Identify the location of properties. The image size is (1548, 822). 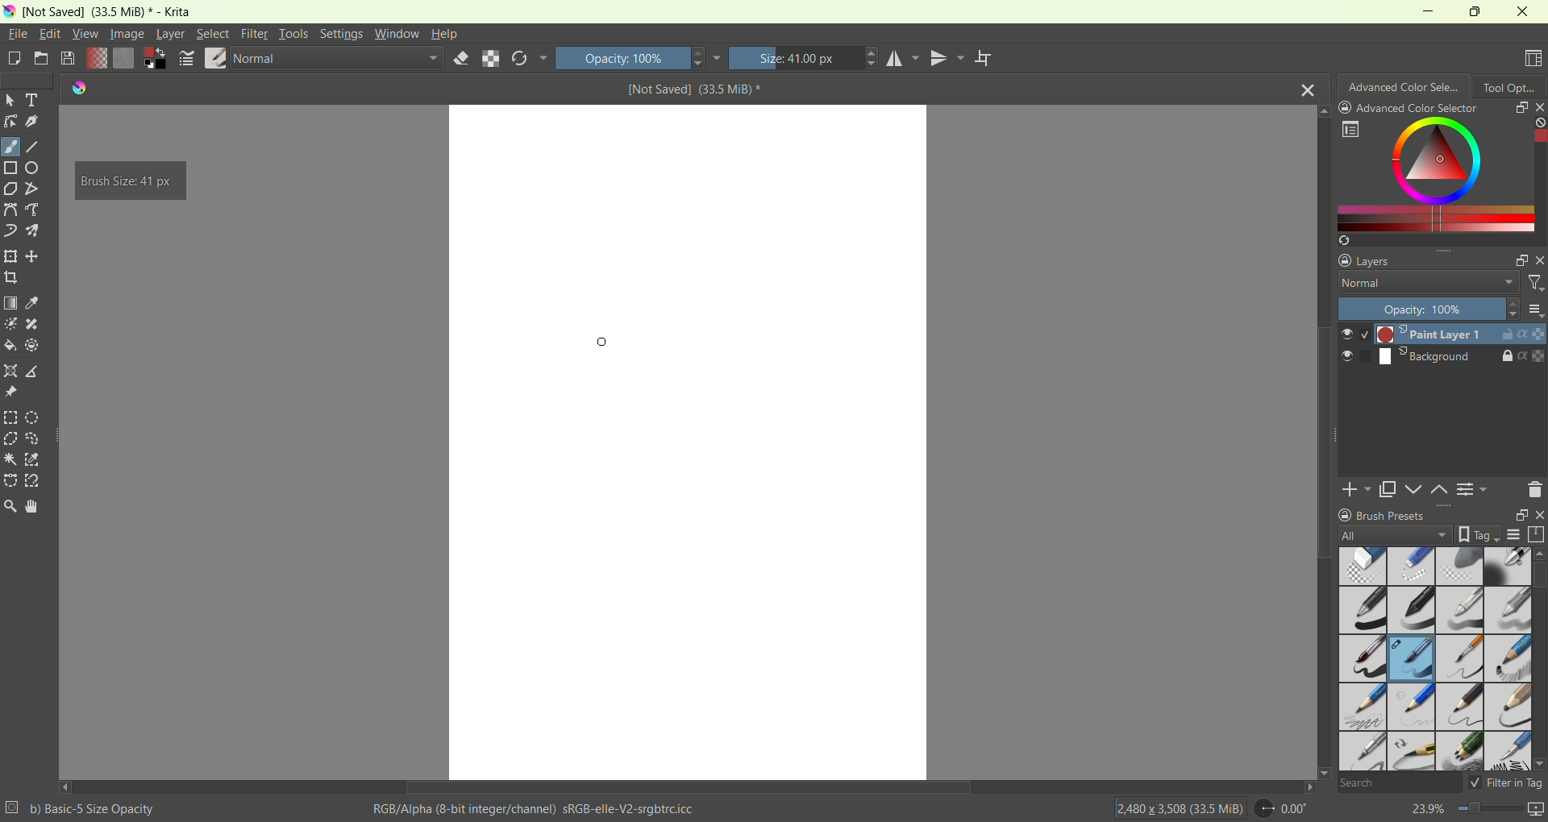
(1533, 356).